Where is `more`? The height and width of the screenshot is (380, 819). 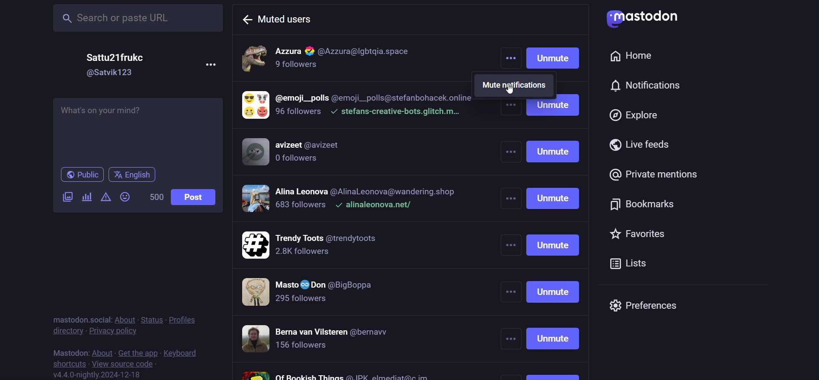
more is located at coordinates (511, 236).